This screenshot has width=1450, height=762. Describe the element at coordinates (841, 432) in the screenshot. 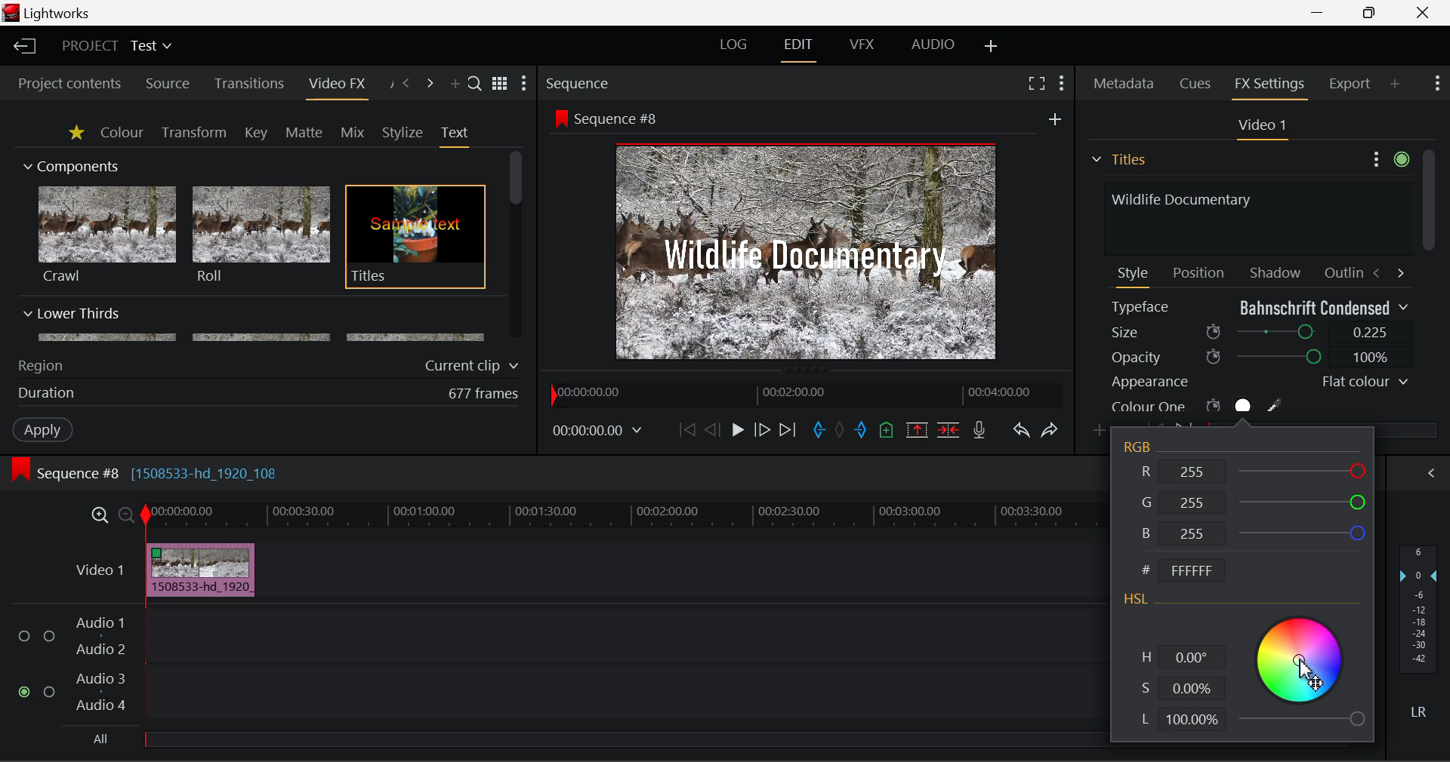

I see `Remove all marks` at that location.